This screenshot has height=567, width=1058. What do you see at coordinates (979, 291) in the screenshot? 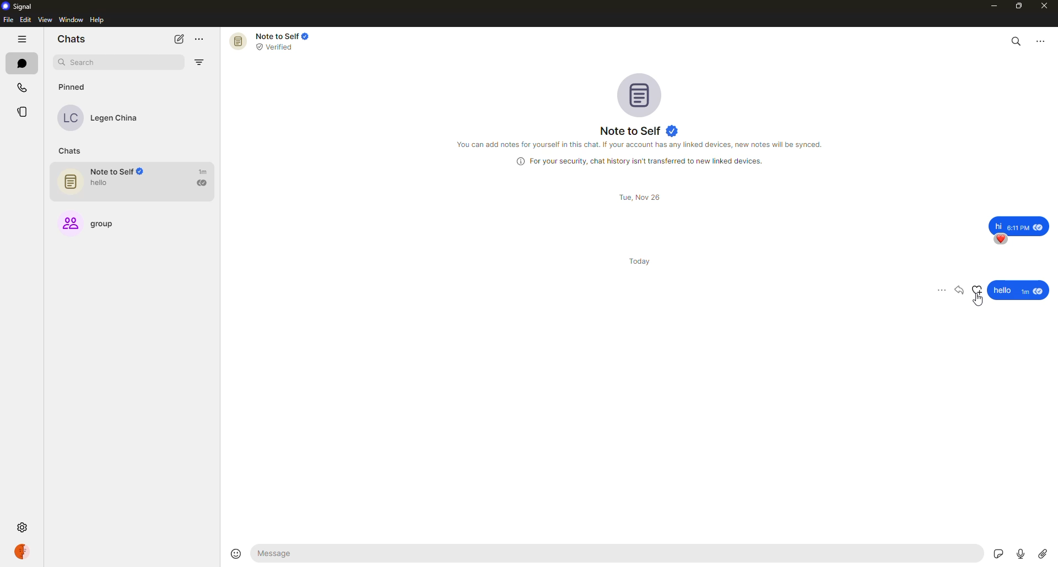
I see `reaction` at bounding box center [979, 291].